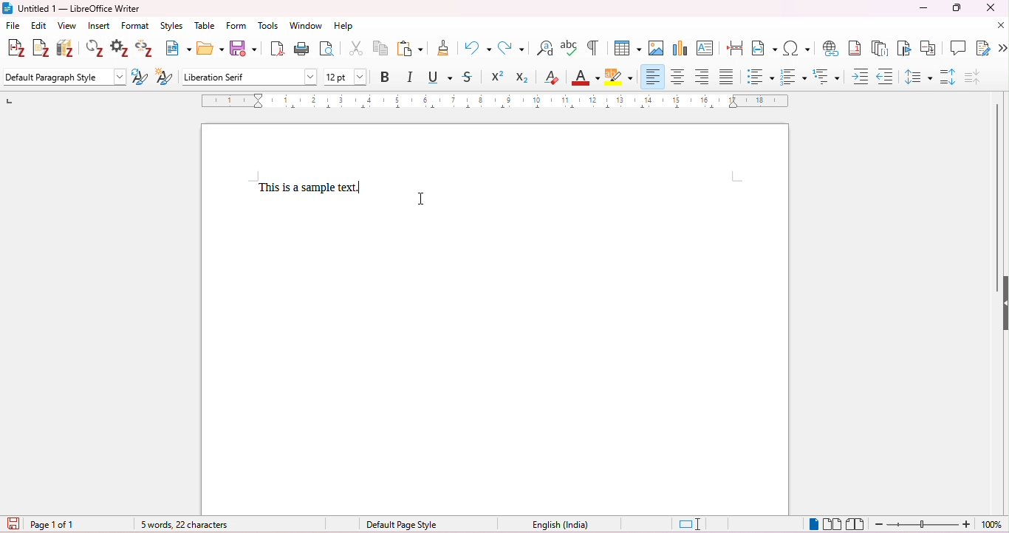 This screenshot has height=533, width=1009. What do you see at coordinates (793, 77) in the screenshot?
I see `numbered` at bounding box center [793, 77].